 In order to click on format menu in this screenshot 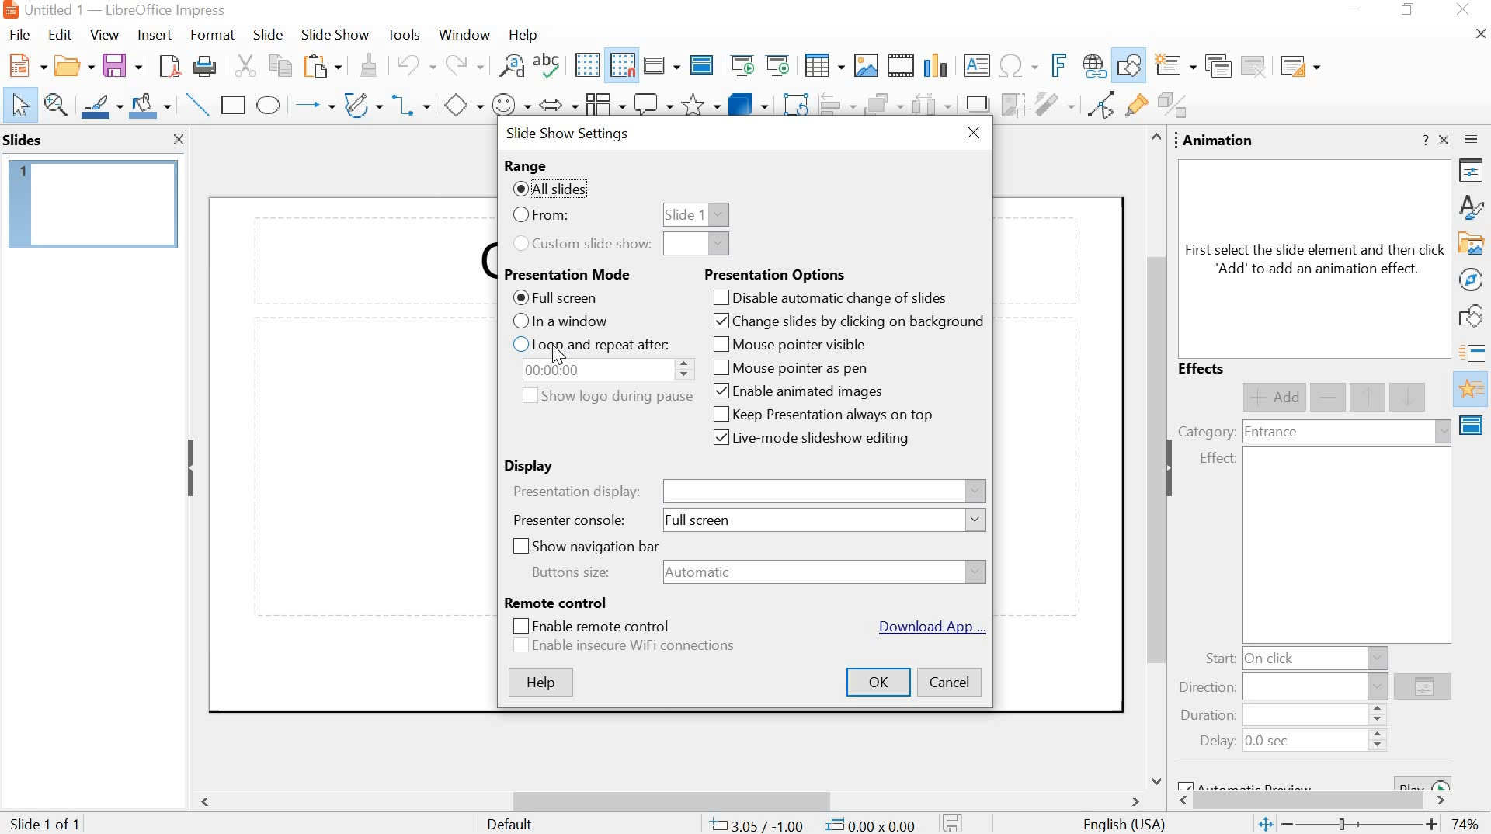, I will do `click(210, 35)`.